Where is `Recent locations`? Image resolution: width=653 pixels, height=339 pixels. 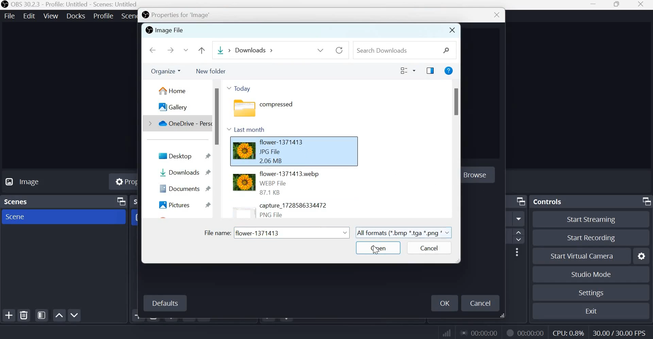
Recent locations is located at coordinates (186, 50).